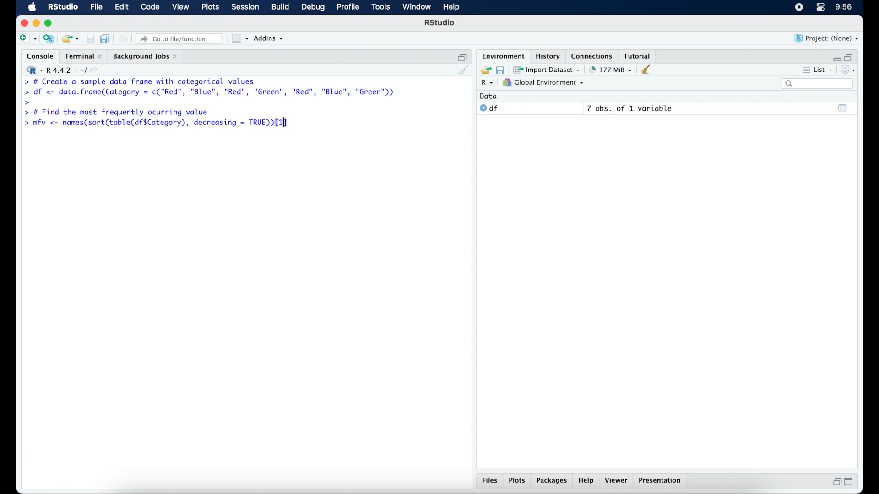 This screenshot has width=879, height=494. I want to click on clear, so click(649, 70).